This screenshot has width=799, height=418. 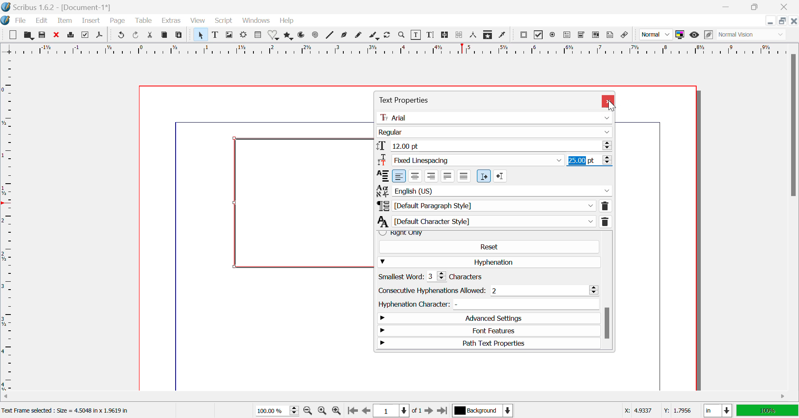 What do you see at coordinates (315, 37) in the screenshot?
I see `Spiral` at bounding box center [315, 37].